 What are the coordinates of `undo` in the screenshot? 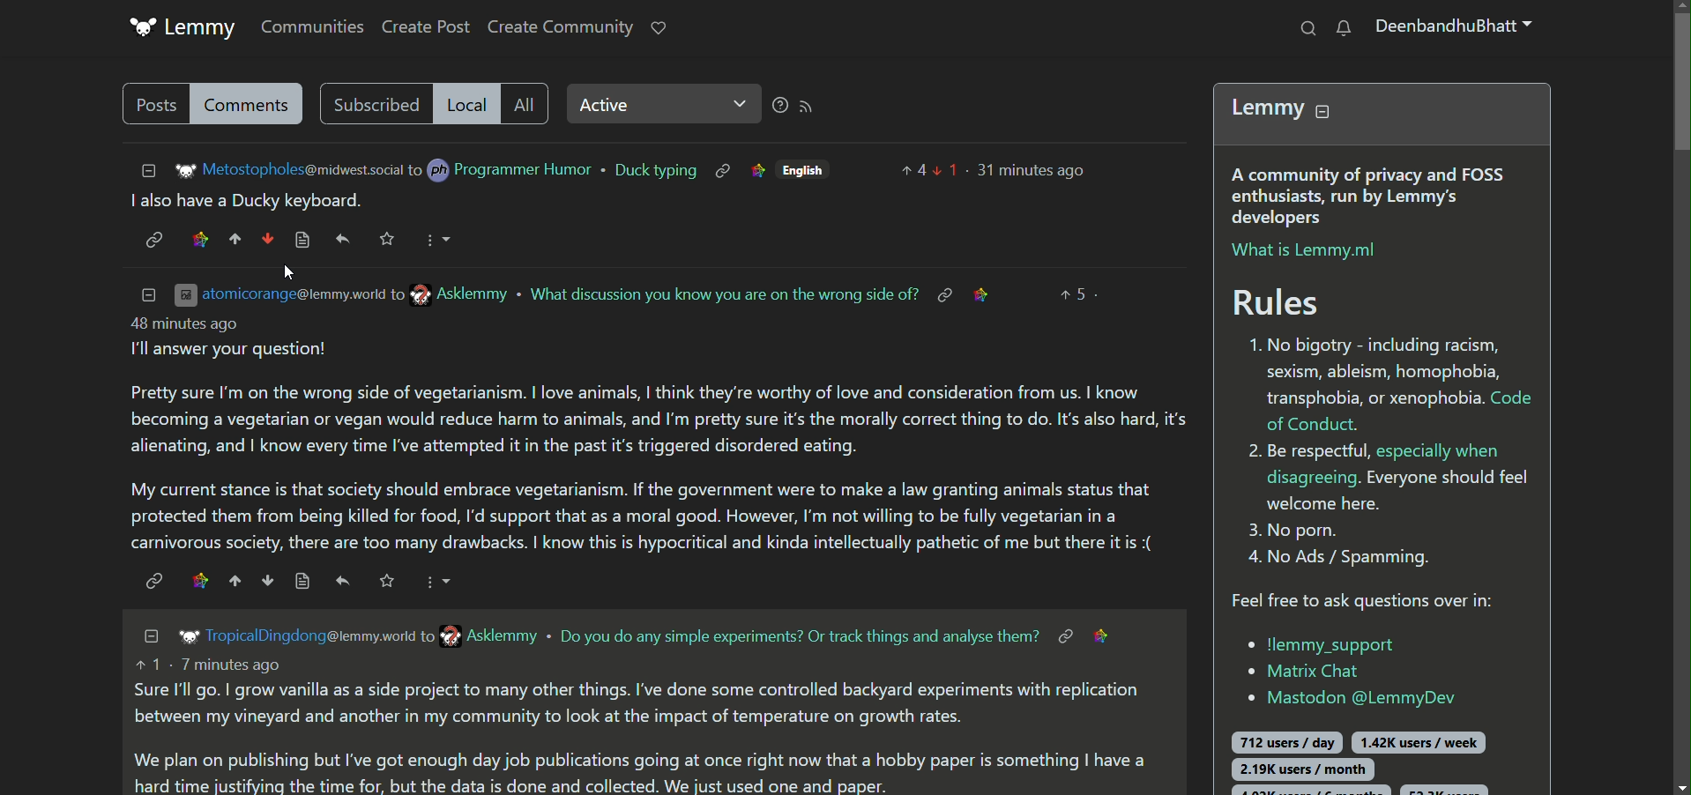 It's located at (344, 239).